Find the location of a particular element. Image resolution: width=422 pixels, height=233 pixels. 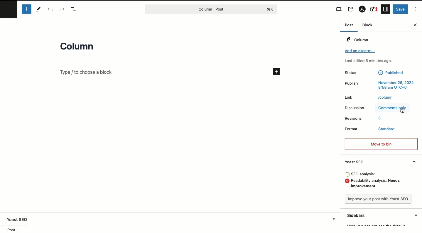

text is located at coordinates (396, 85).